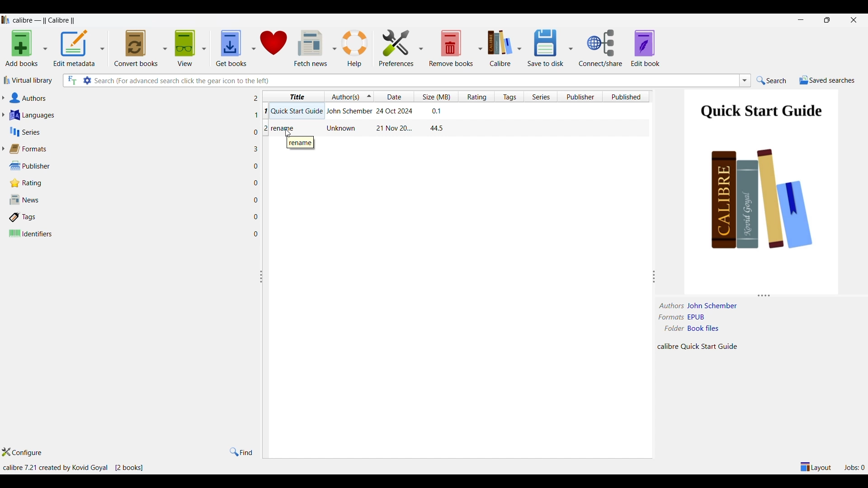  Describe the element at coordinates (241, 453) in the screenshot. I see `Find` at that location.